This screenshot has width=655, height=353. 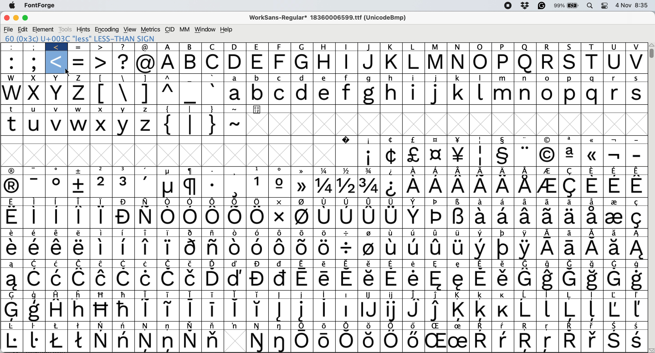 I want to click on b, so click(x=256, y=93).